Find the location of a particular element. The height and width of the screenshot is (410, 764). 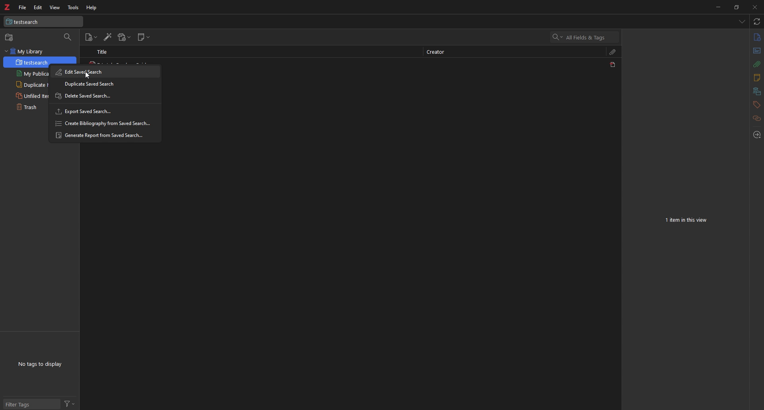

duplicate saved search is located at coordinates (105, 84).